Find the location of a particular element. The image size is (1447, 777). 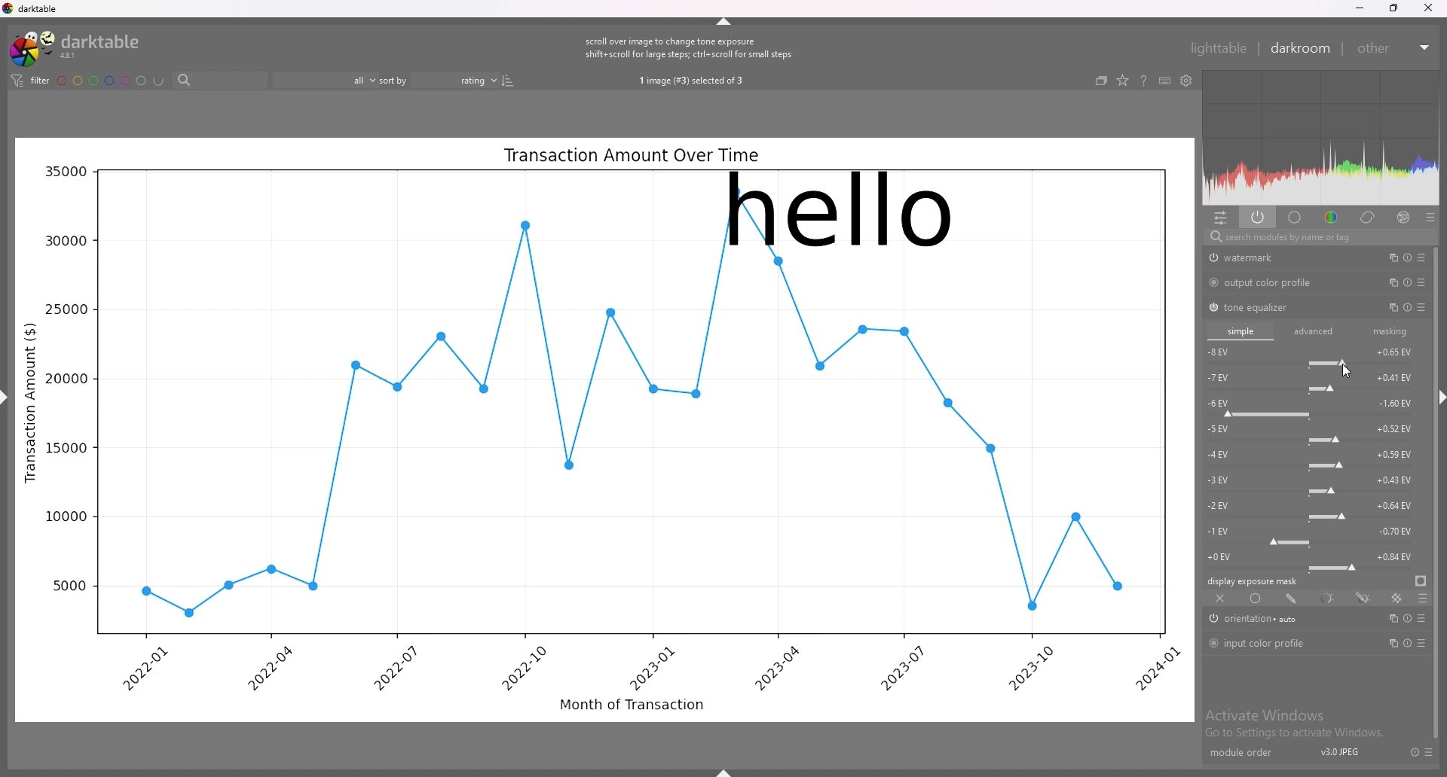

scroll over image to change tone exposure shift+scroll for large steps; ctrl+ scroll for small steps. is located at coordinates (690, 48).